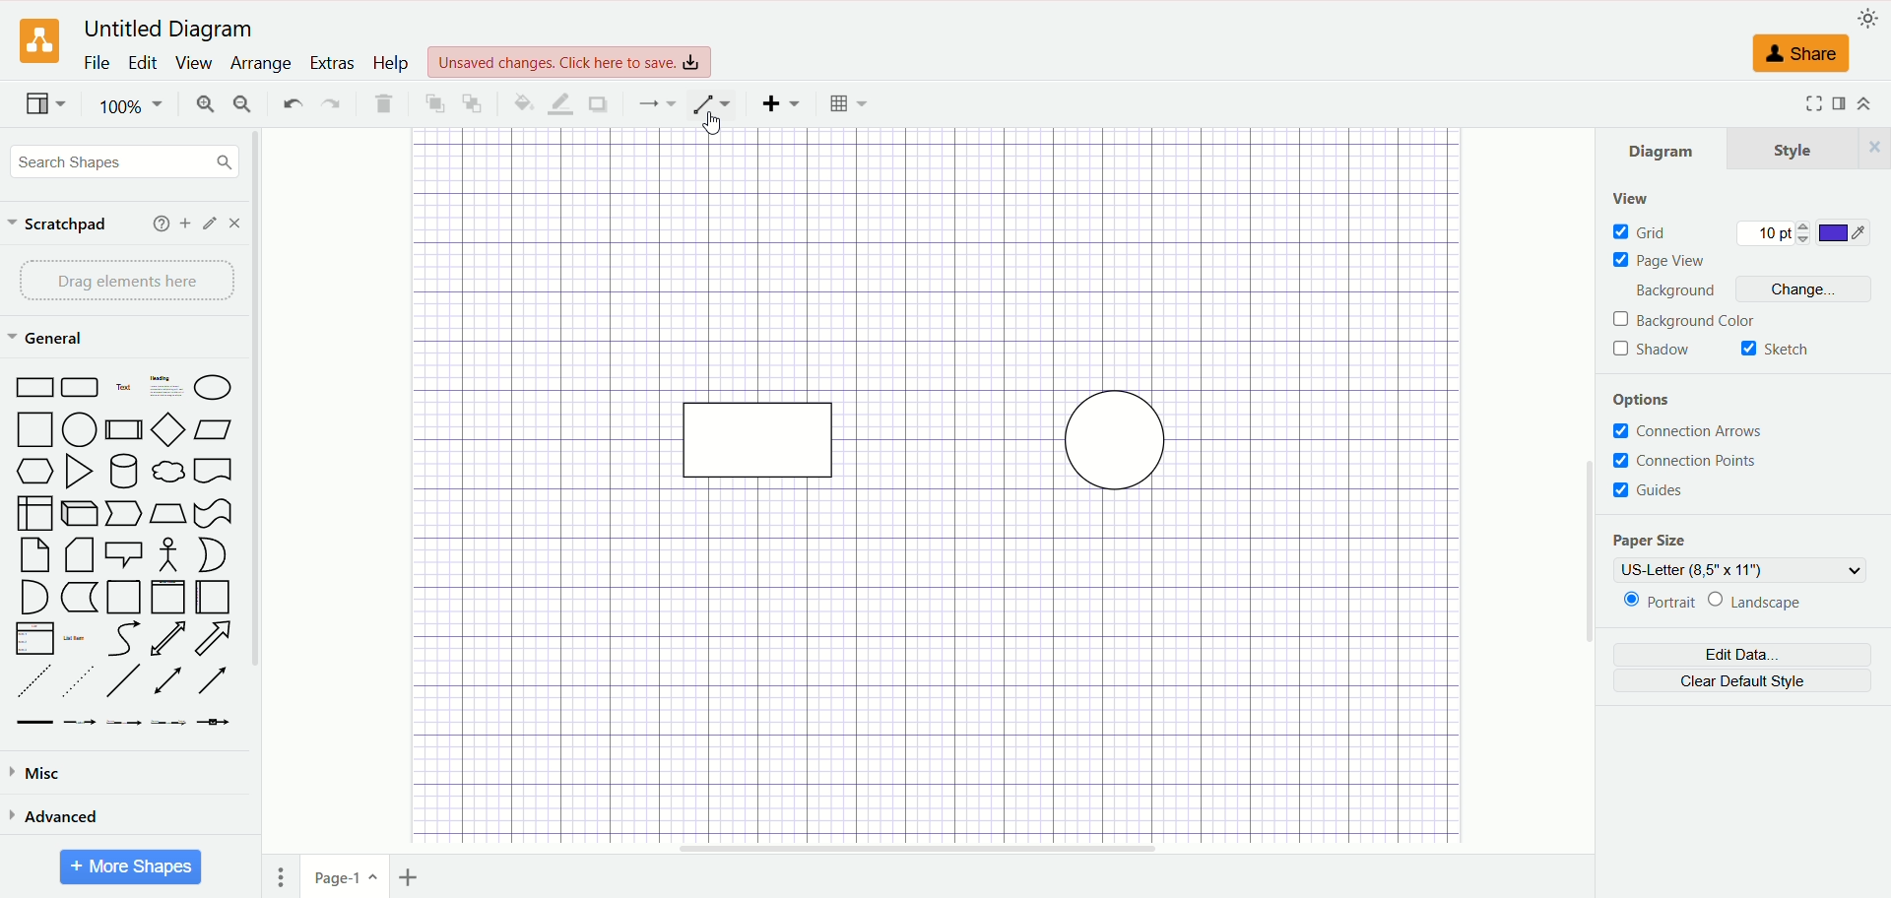  What do you see at coordinates (1648, 402) in the screenshot?
I see `options` at bounding box center [1648, 402].